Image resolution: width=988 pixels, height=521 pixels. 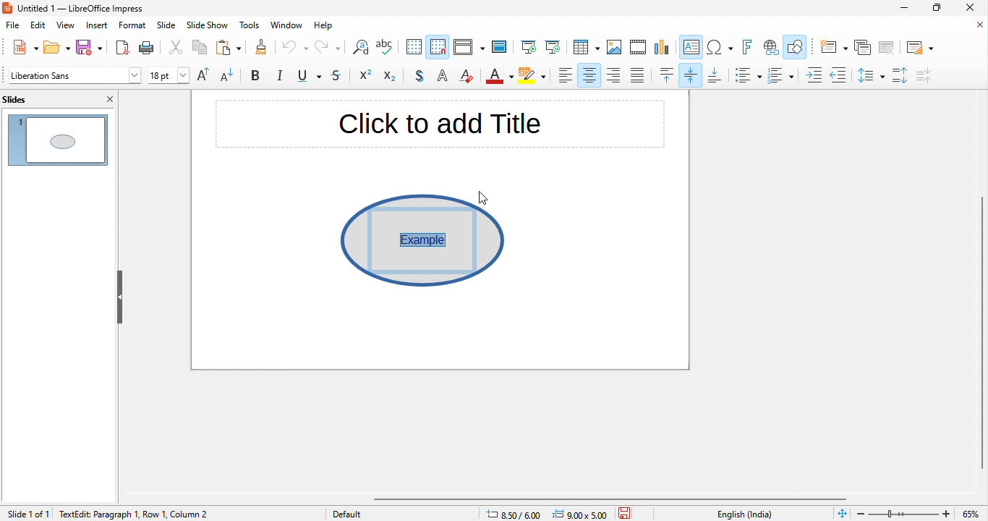 What do you see at coordinates (208, 27) in the screenshot?
I see `slide show` at bounding box center [208, 27].